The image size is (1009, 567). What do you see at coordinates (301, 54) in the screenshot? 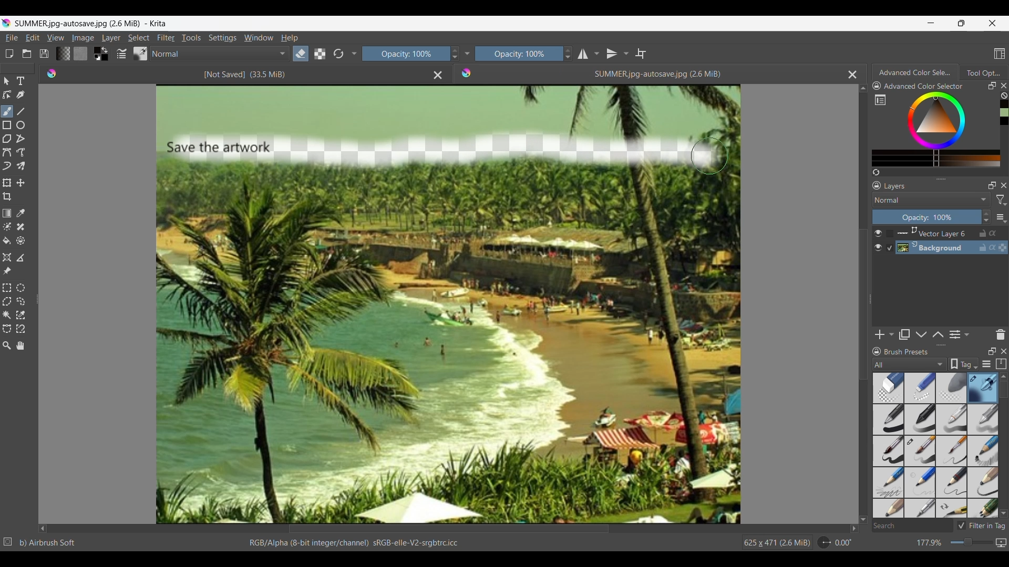
I see `Set eraser mode` at bounding box center [301, 54].